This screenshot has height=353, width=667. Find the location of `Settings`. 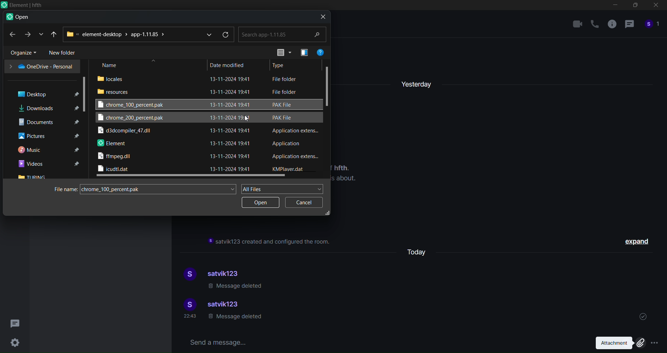

Settings is located at coordinates (15, 343).